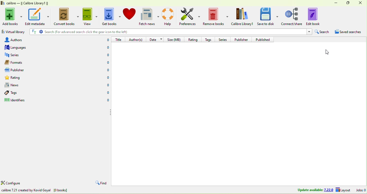 Image resolution: width=367 pixels, height=194 pixels. Describe the element at coordinates (169, 16) in the screenshot. I see `help` at that location.